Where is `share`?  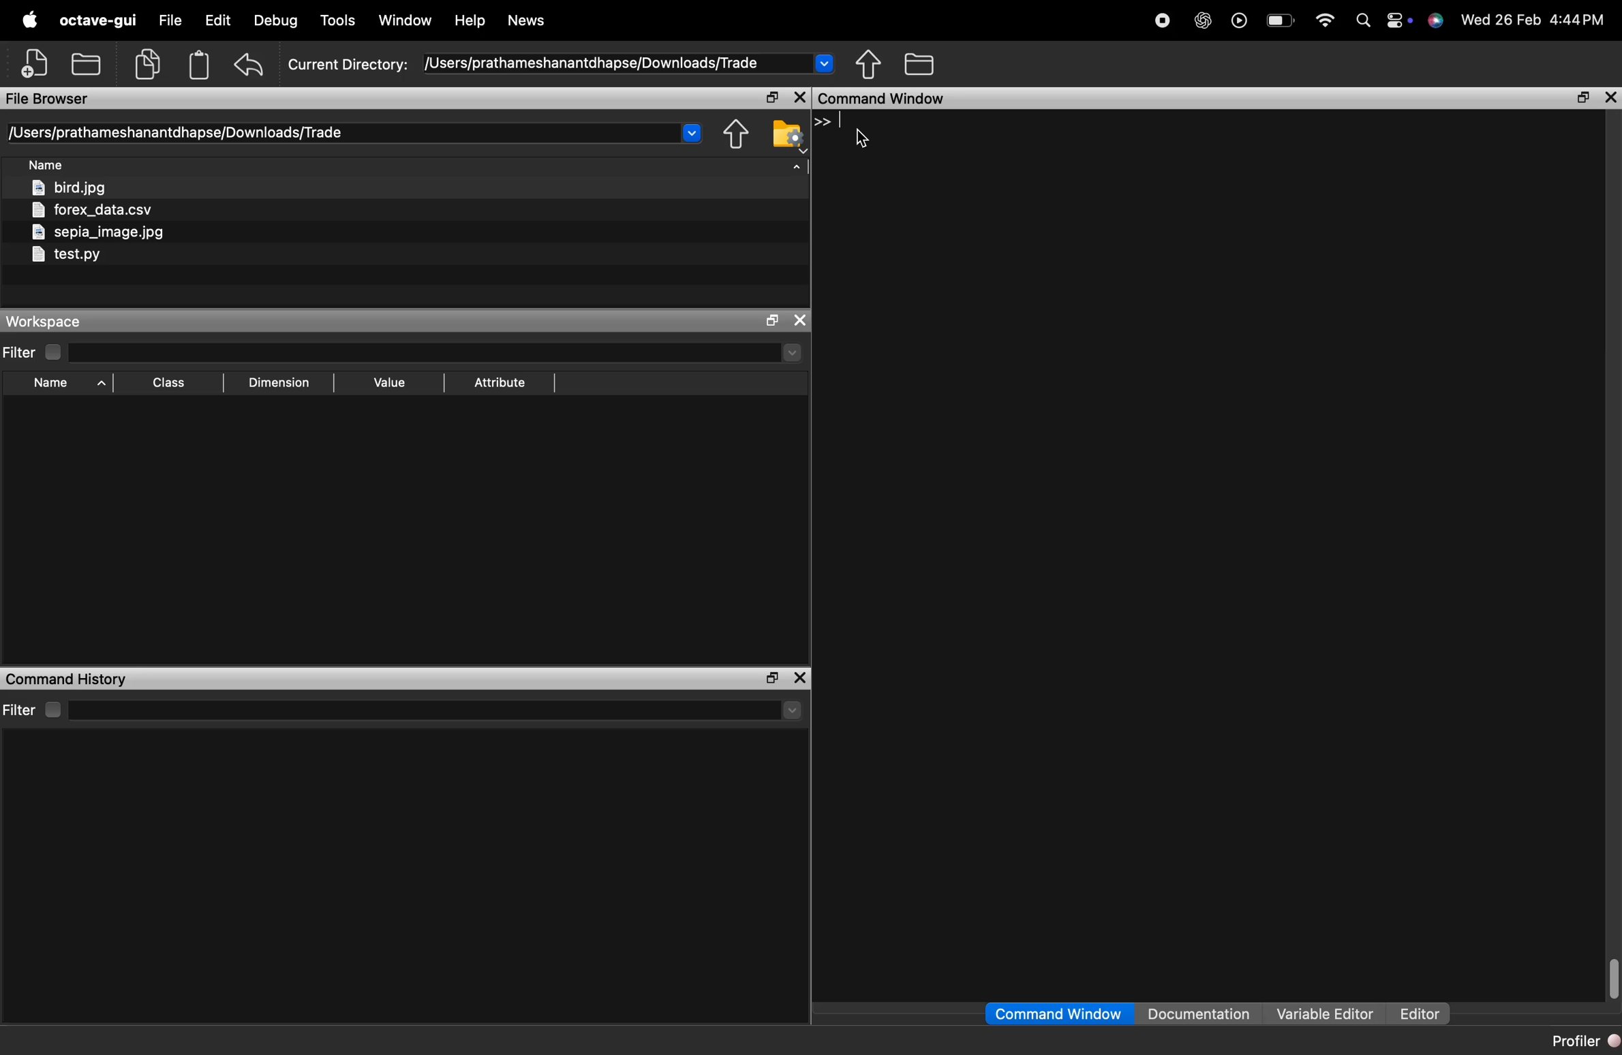 share is located at coordinates (736, 134).